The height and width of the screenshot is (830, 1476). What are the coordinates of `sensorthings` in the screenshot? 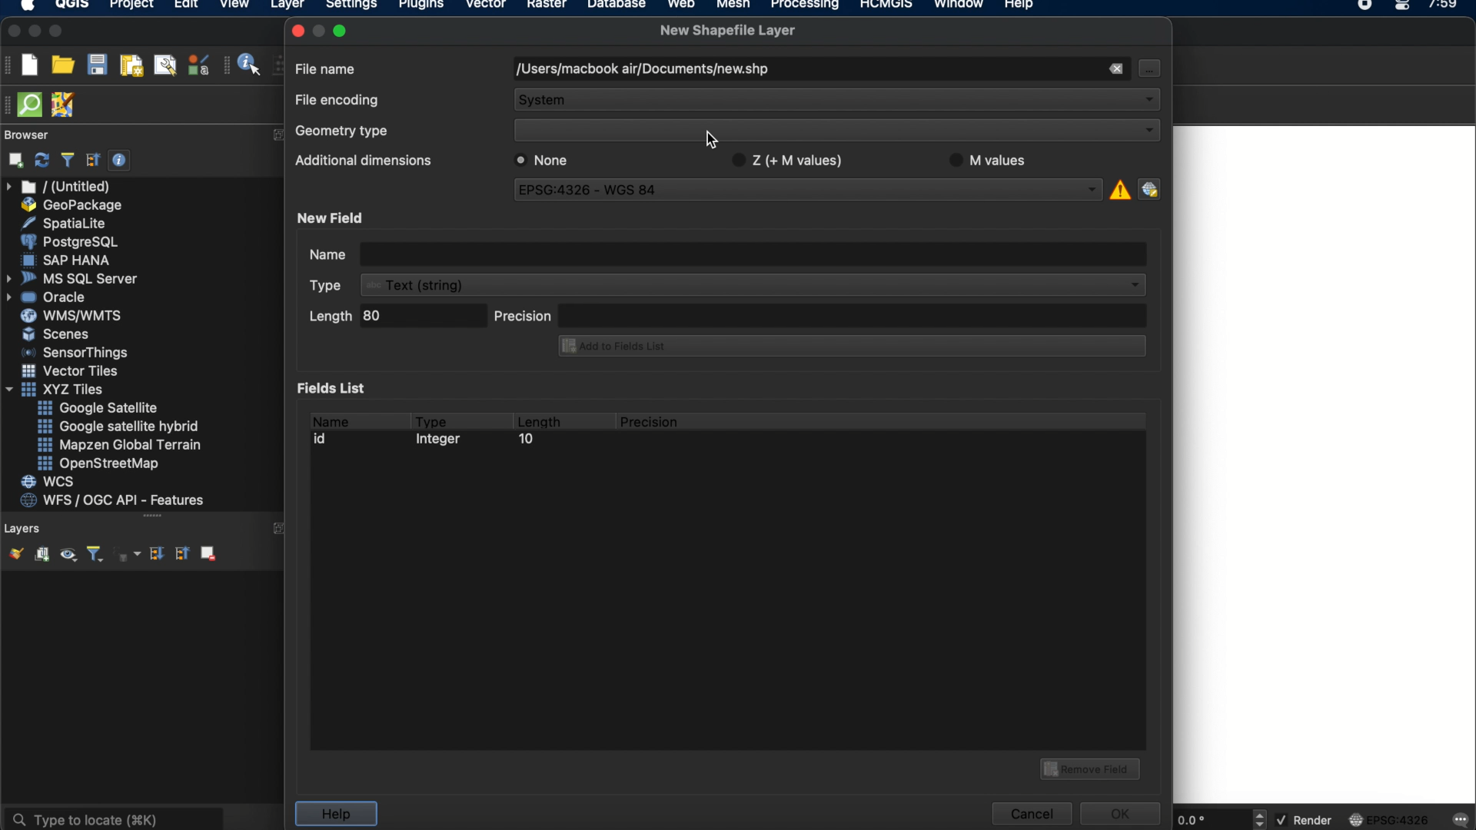 It's located at (75, 353).